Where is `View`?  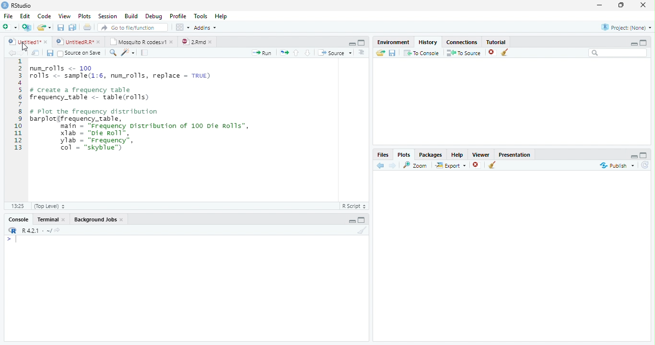
View is located at coordinates (65, 15).